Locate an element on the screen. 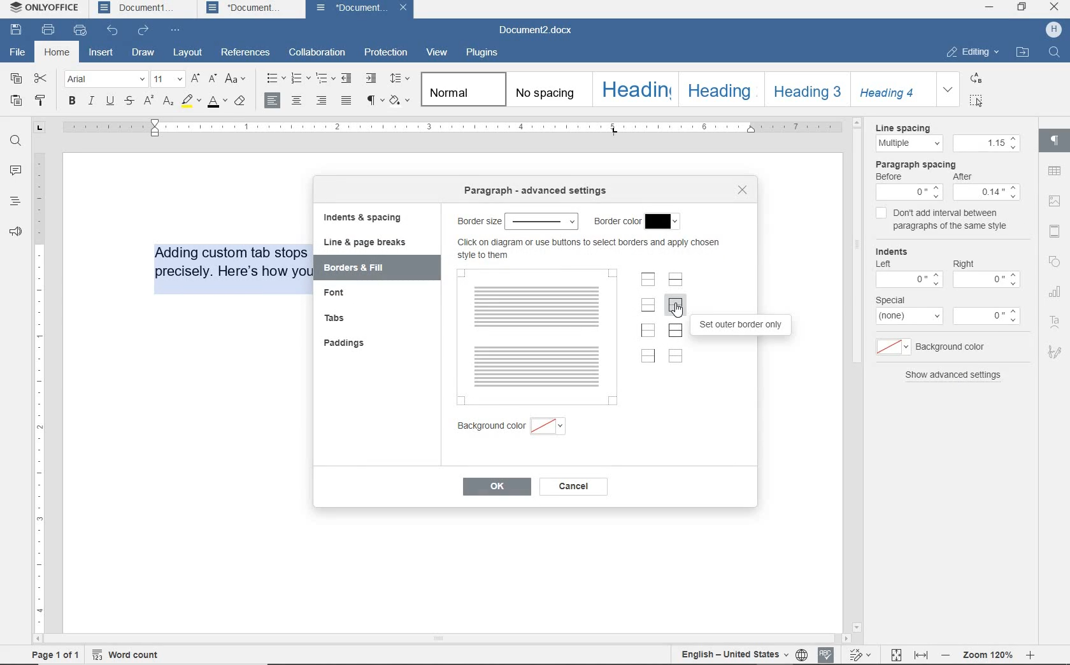  cursor is located at coordinates (679, 310).